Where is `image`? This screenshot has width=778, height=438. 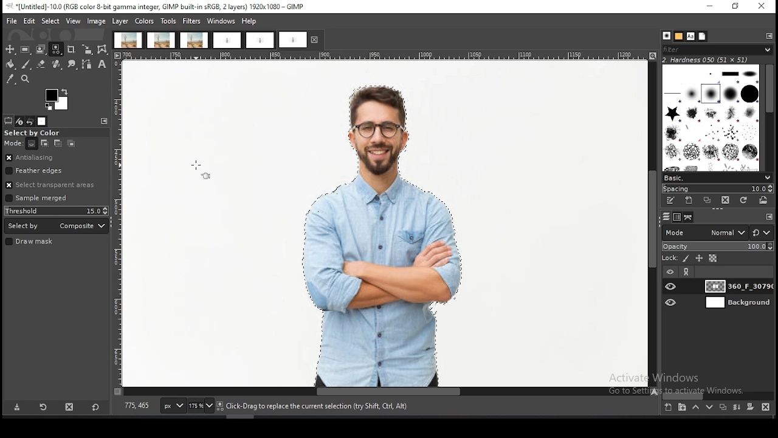
image is located at coordinates (96, 22).